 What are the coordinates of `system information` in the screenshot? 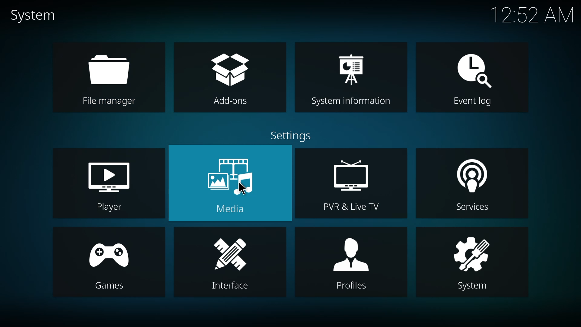 It's located at (353, 68).